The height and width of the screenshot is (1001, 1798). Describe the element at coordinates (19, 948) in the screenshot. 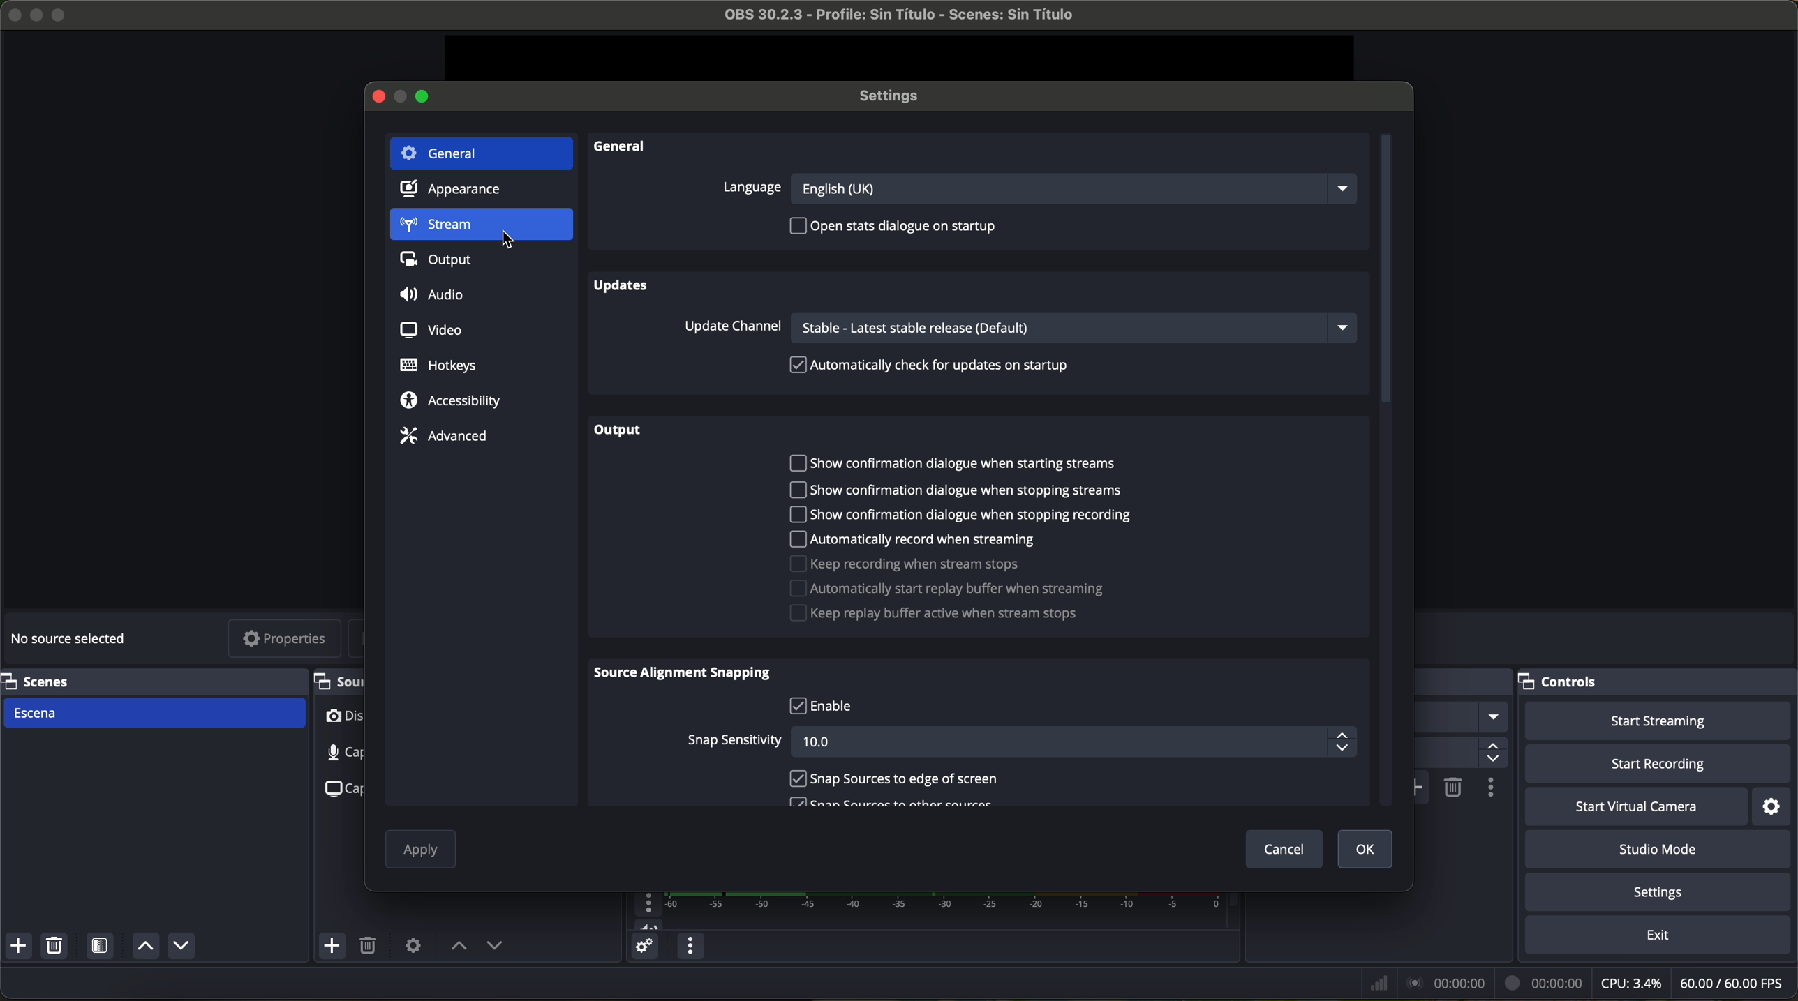

I see `add scene` at that location.